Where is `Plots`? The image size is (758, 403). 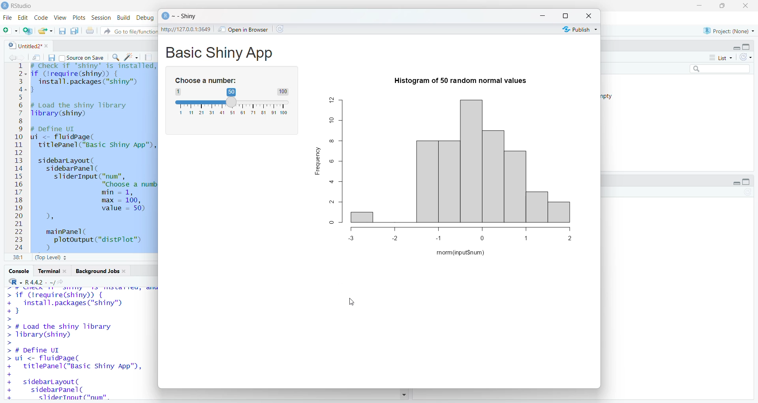 Plots is located at coordinates (79, 17).